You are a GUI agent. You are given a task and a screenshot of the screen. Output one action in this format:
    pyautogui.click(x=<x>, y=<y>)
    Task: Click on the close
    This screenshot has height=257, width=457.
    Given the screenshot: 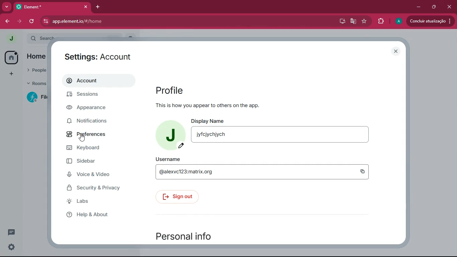 What is the action you would take?
    pyautogui.click(x=449, y=6)
    